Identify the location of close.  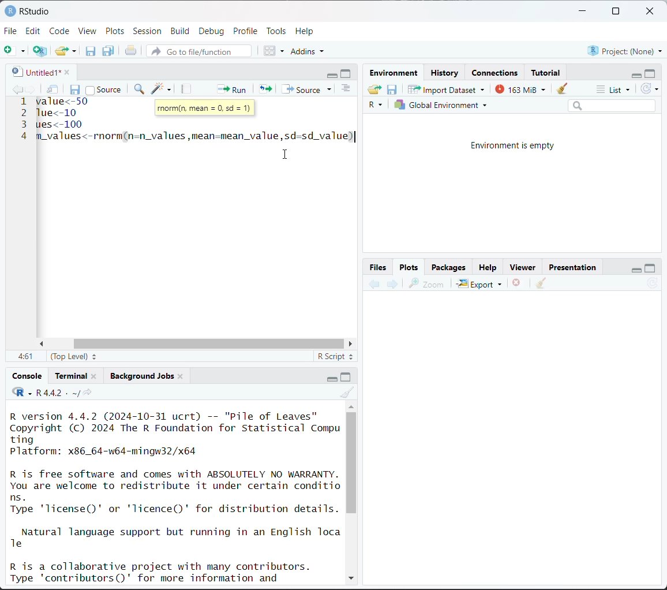
(94, 375).